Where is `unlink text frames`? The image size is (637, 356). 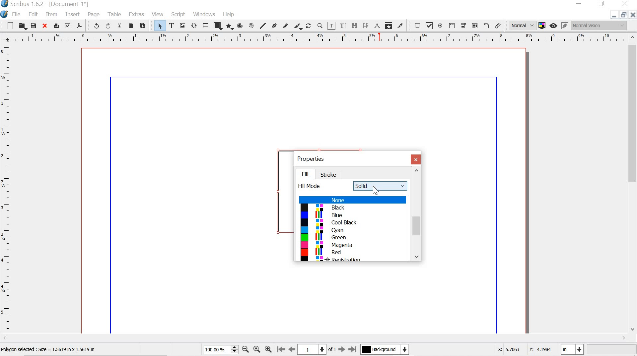 unlink text frames is located at coordinates (366, 25).